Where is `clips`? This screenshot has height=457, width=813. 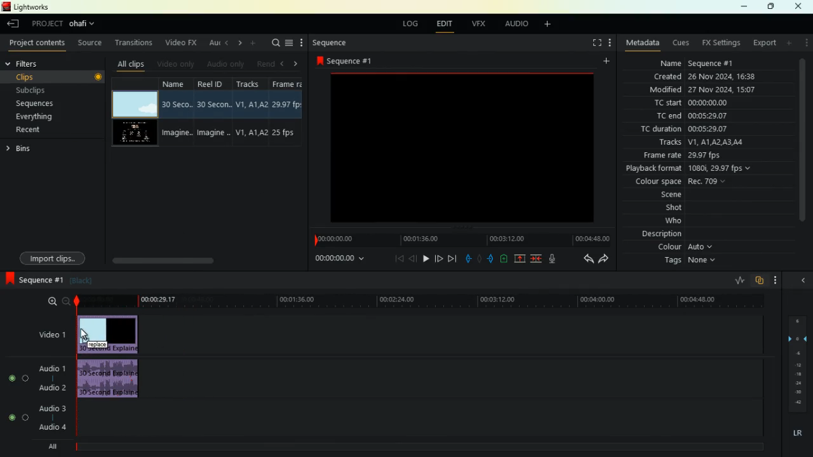 clips is located at coordinates (58, 77).